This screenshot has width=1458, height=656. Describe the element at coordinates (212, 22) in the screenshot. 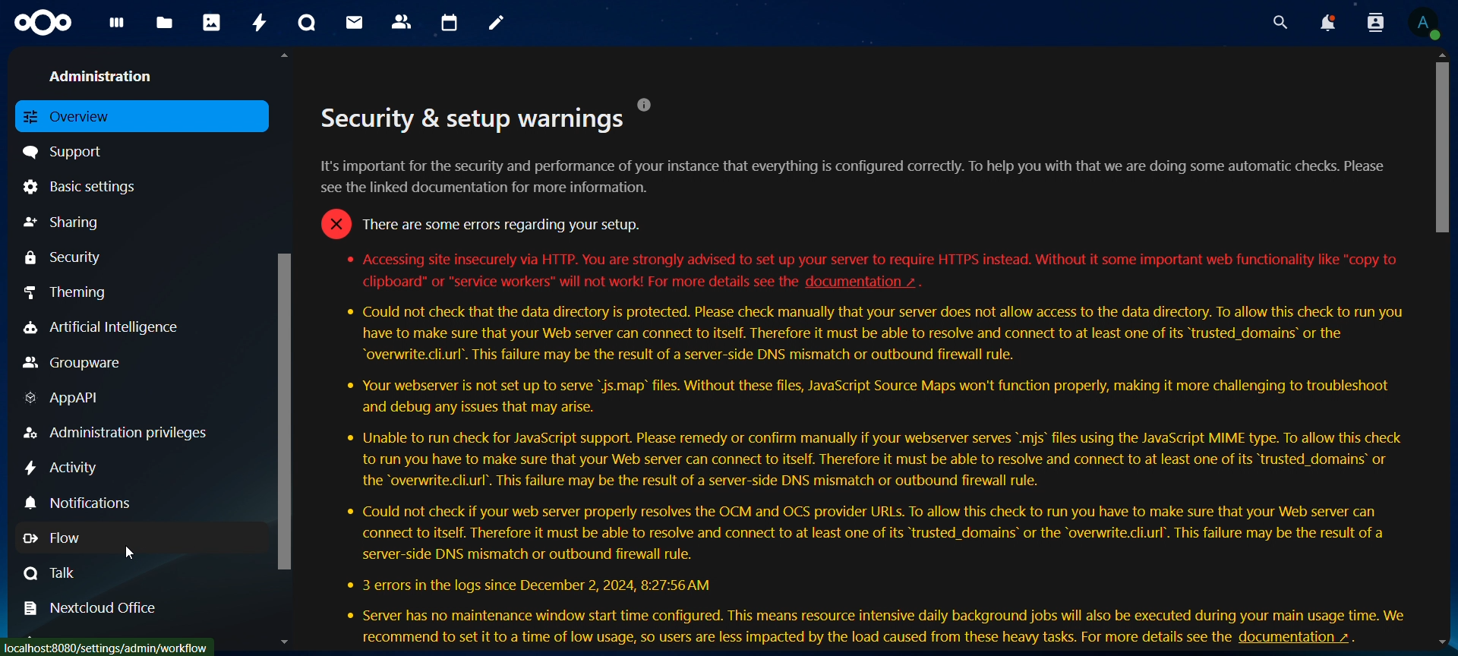

I see `photos` at that location.